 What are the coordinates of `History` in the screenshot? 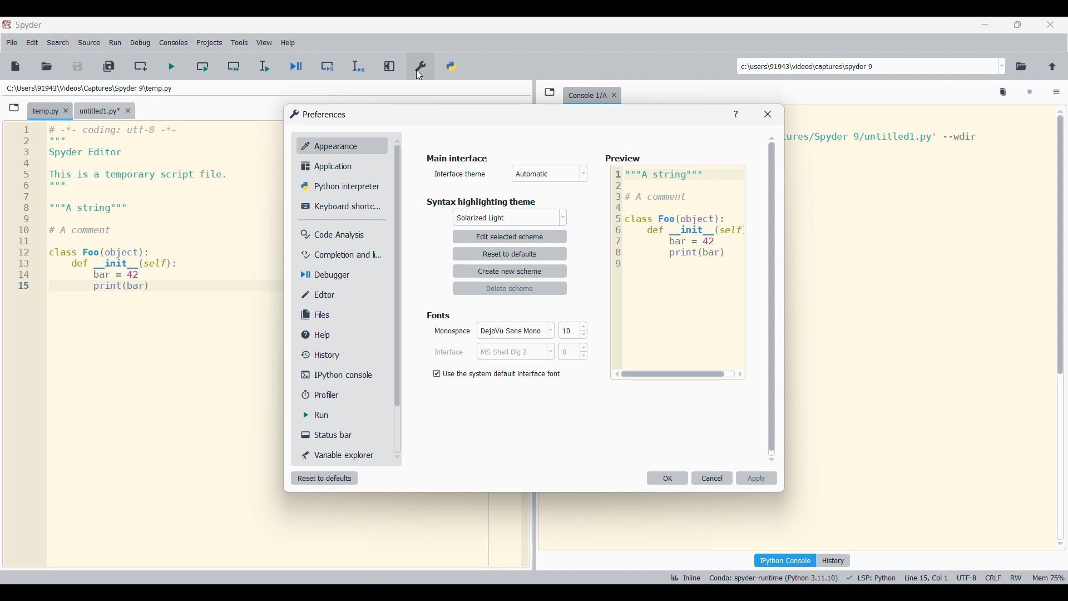 It's located at (833, 560).